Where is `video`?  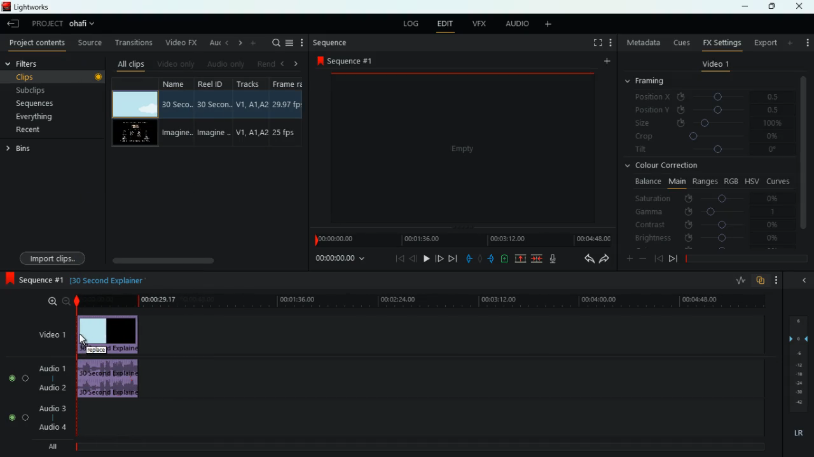 video is located at coordinates (460, 146).